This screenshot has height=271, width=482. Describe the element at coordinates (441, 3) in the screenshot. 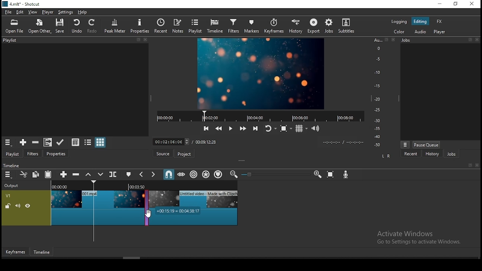

I see `minimize` at that location.